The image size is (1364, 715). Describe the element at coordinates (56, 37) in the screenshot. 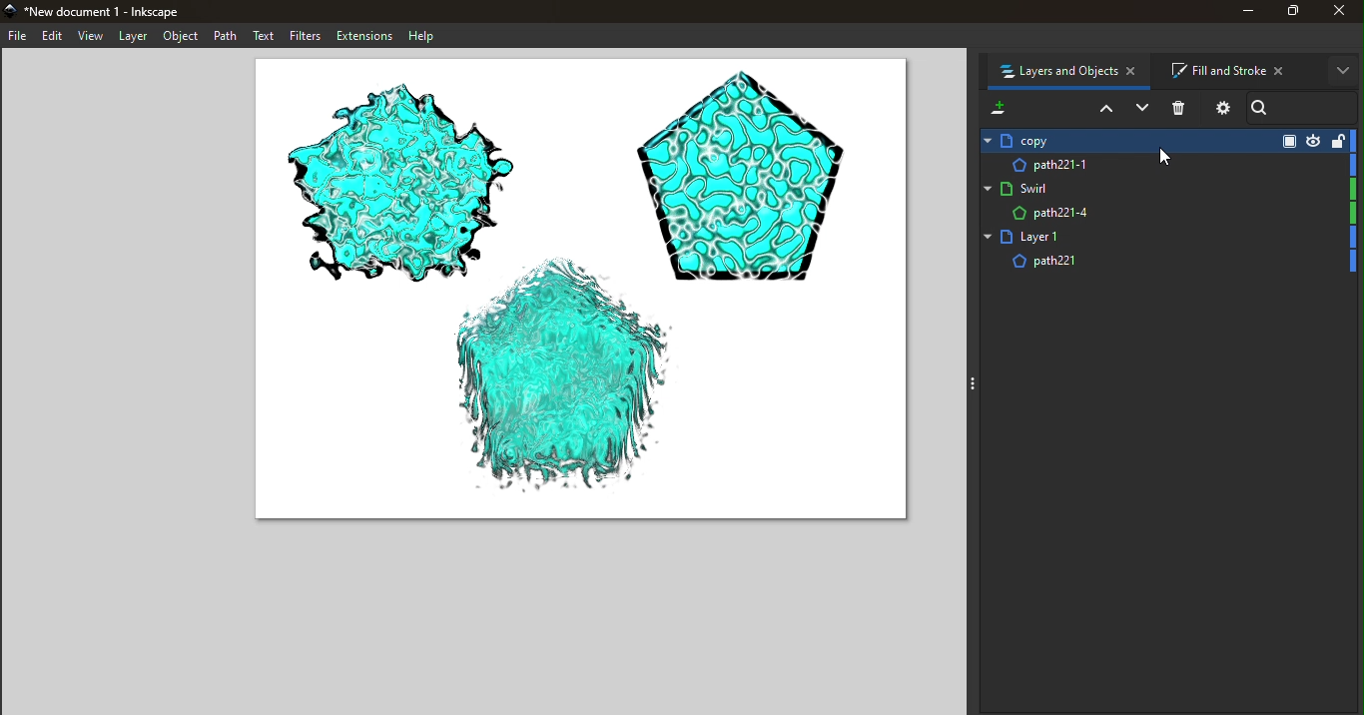

I see `Edit` at that location.